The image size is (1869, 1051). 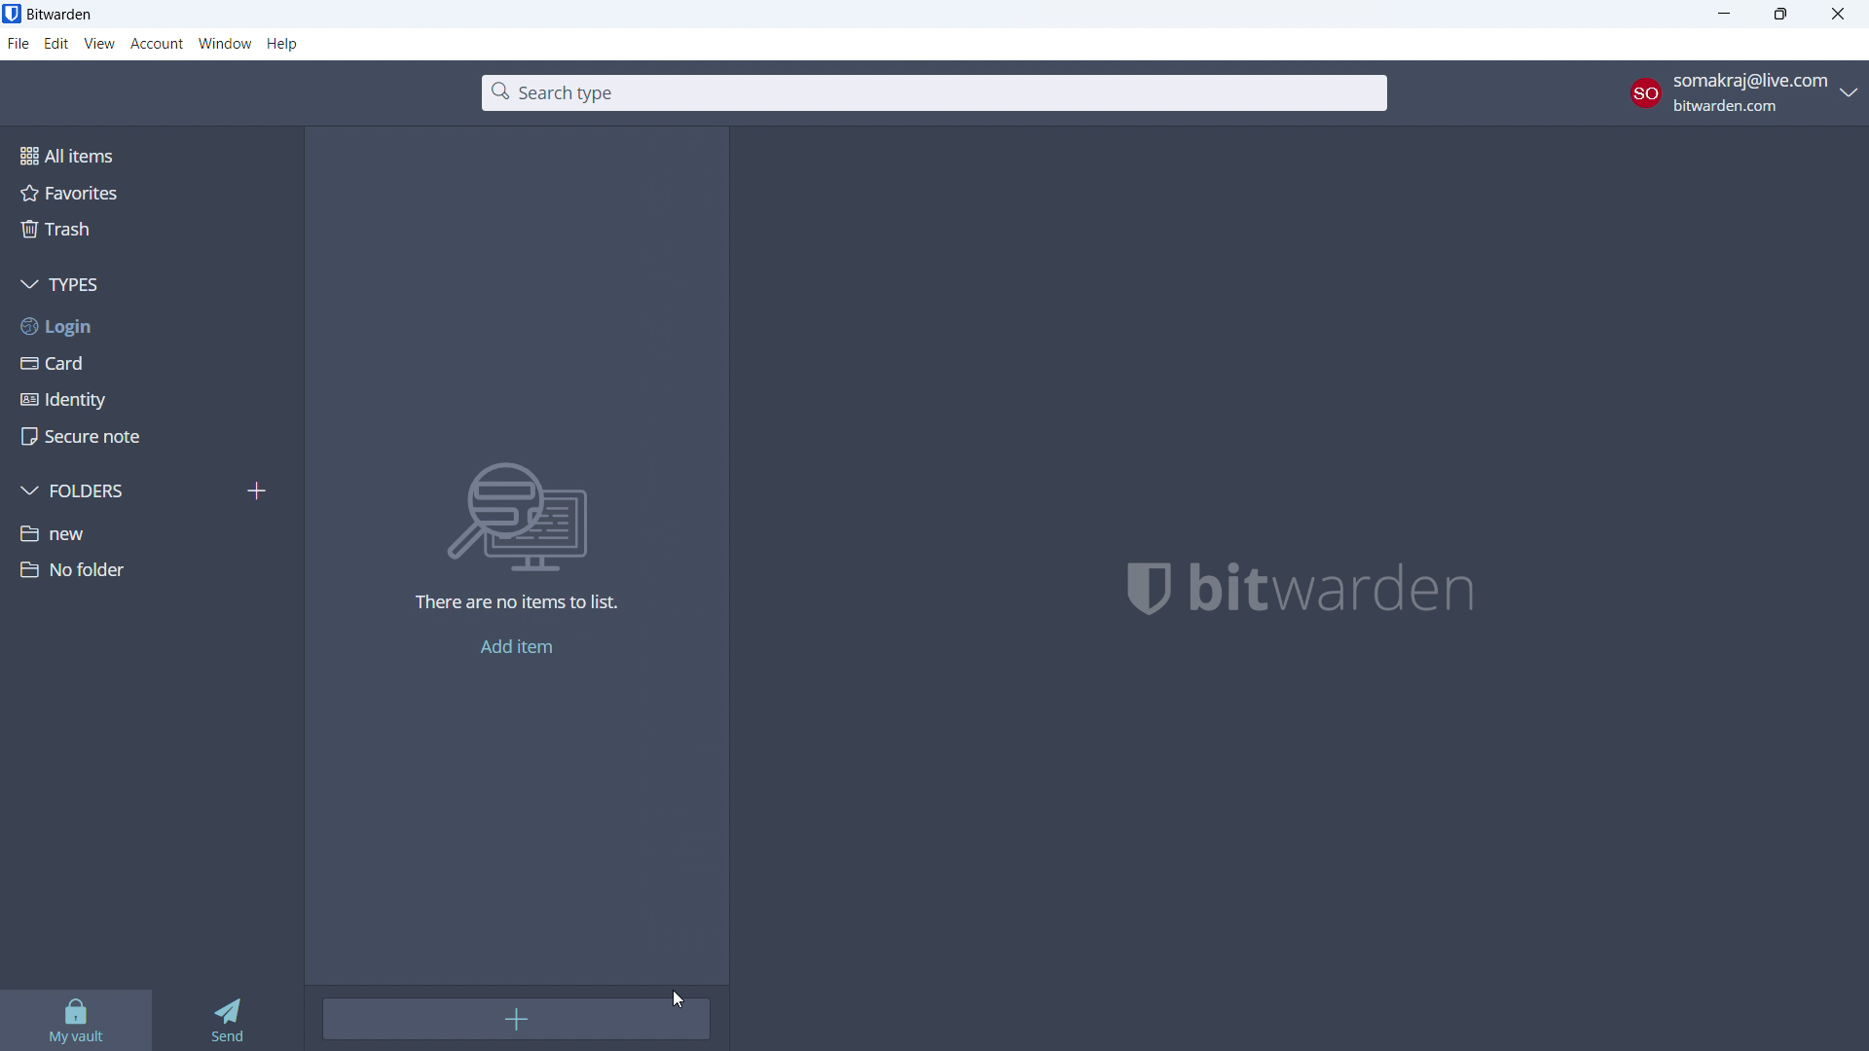 What do you see at coordinates (152, 400) in the screenshot?
I see `identity` at bounding box center [152, 400].